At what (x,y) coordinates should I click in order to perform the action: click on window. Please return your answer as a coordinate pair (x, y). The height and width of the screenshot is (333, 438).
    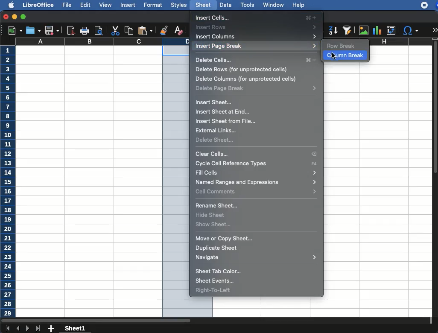
    Looking at the image, I should click on (273, 5).